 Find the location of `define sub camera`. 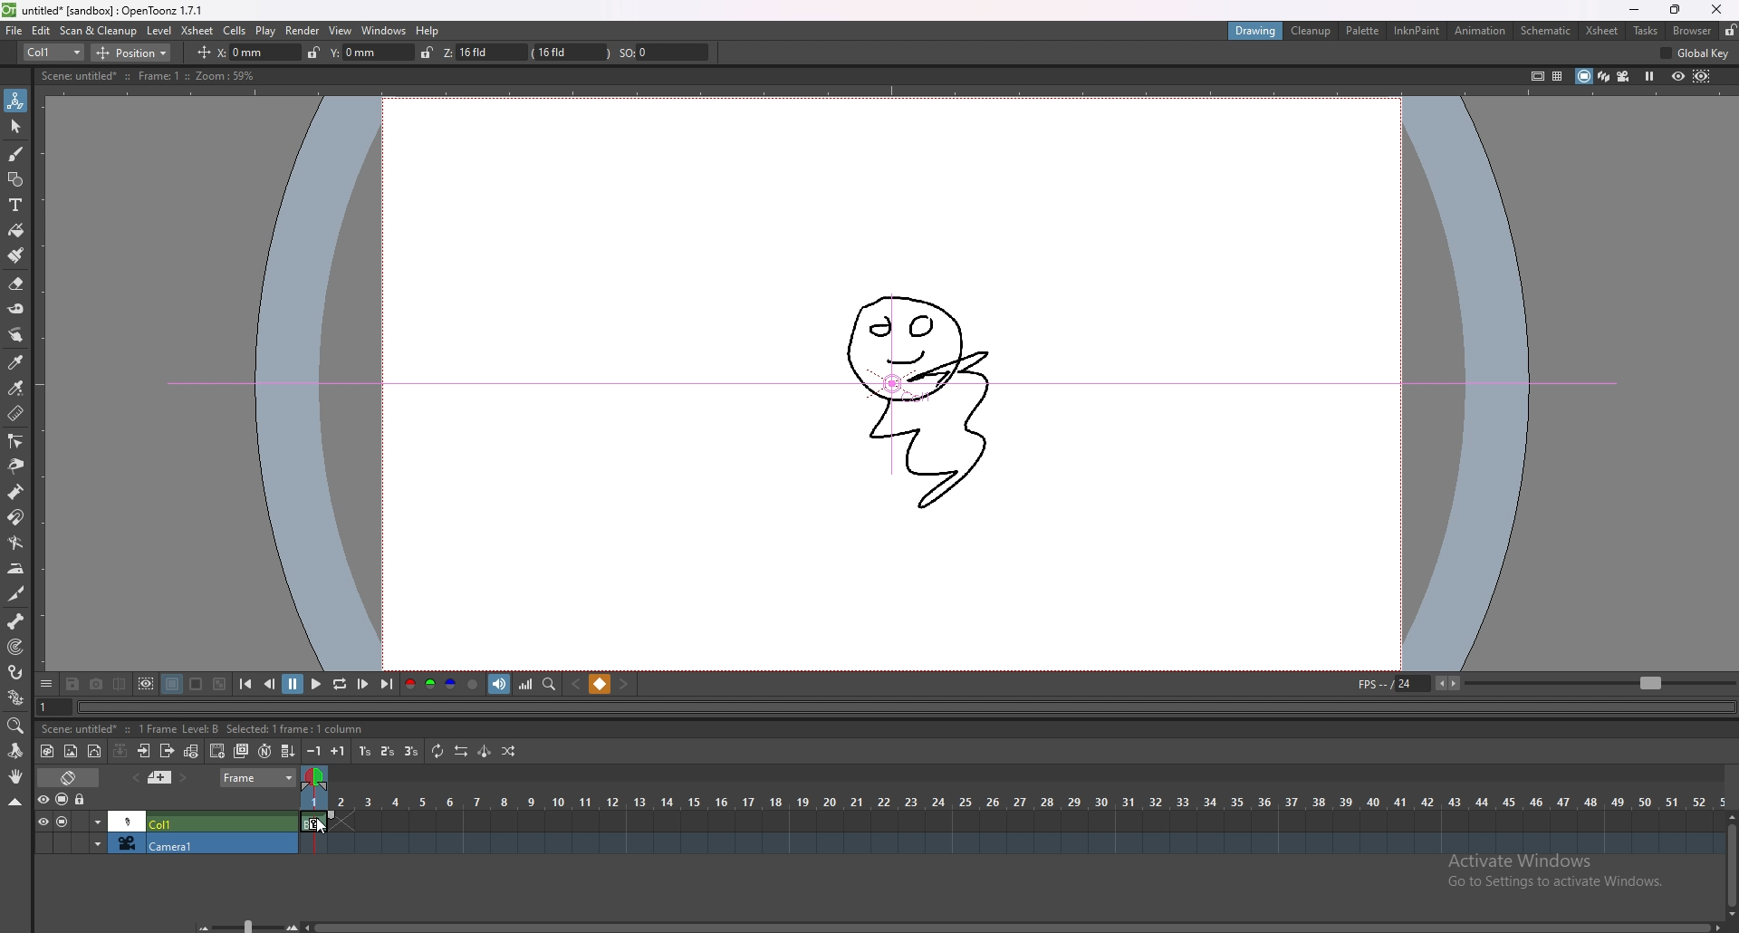

define sub camera is located at coordinates (147, 683).